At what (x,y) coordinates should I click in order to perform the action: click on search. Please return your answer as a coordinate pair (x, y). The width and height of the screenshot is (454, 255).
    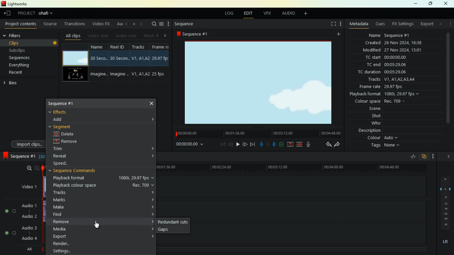
    Looking at the image, I should click on (154, 24).